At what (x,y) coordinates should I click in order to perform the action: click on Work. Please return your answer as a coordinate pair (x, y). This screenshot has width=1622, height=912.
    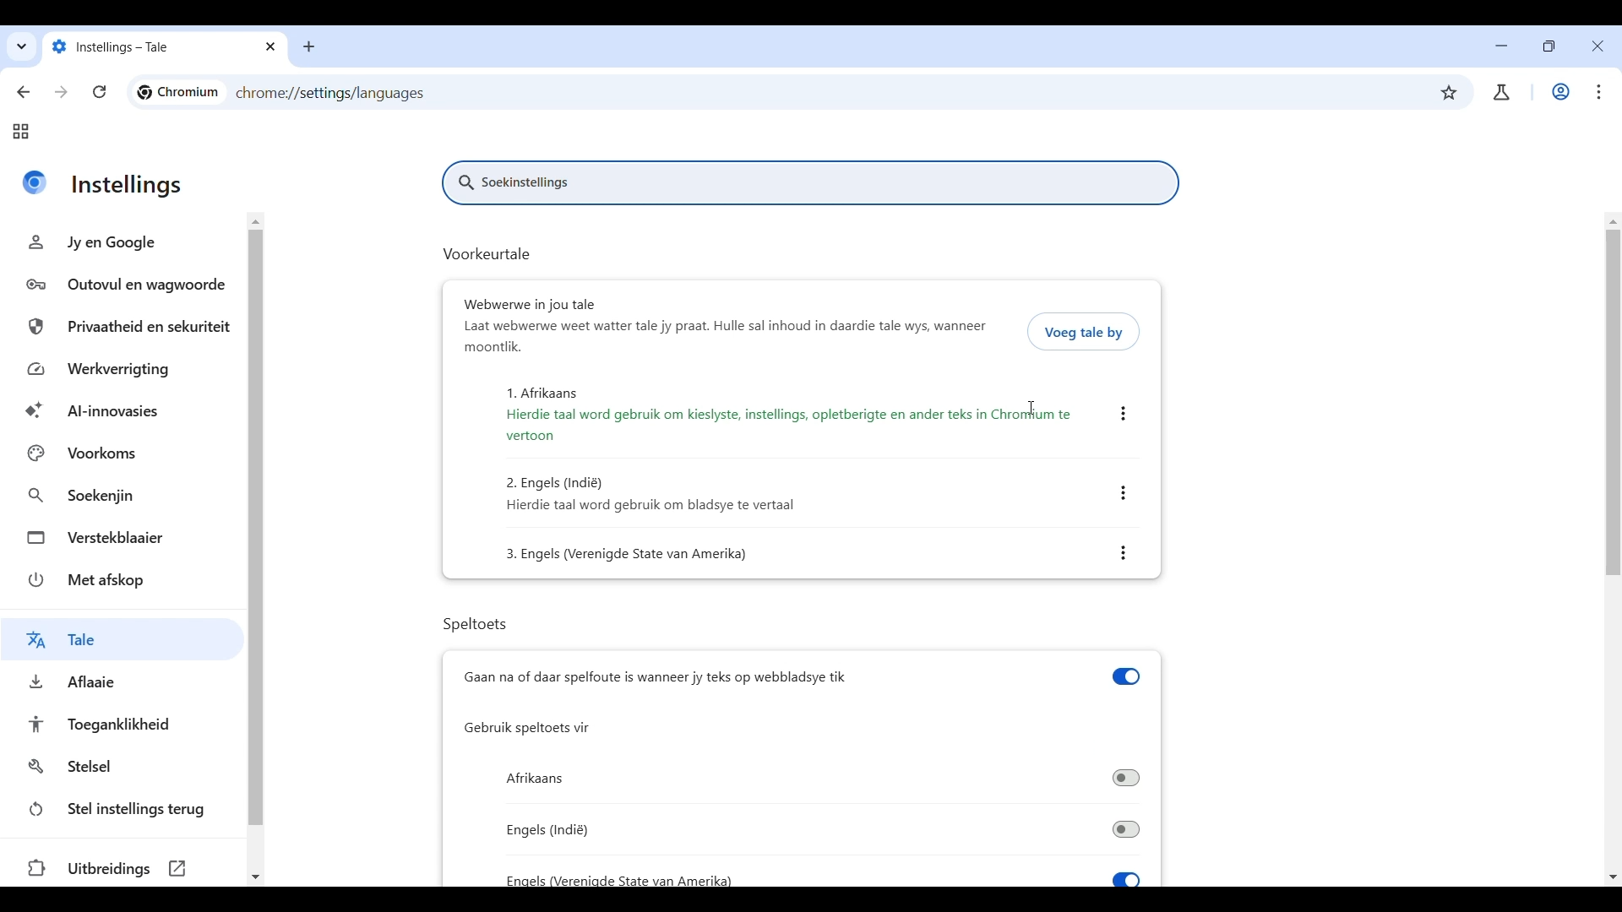
    Looking at the image, I should click on (1560, 91).